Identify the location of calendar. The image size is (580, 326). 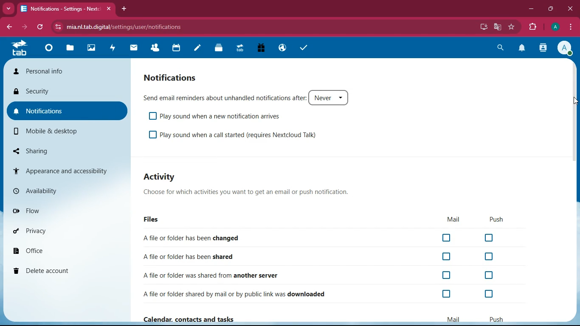
(178, 48).